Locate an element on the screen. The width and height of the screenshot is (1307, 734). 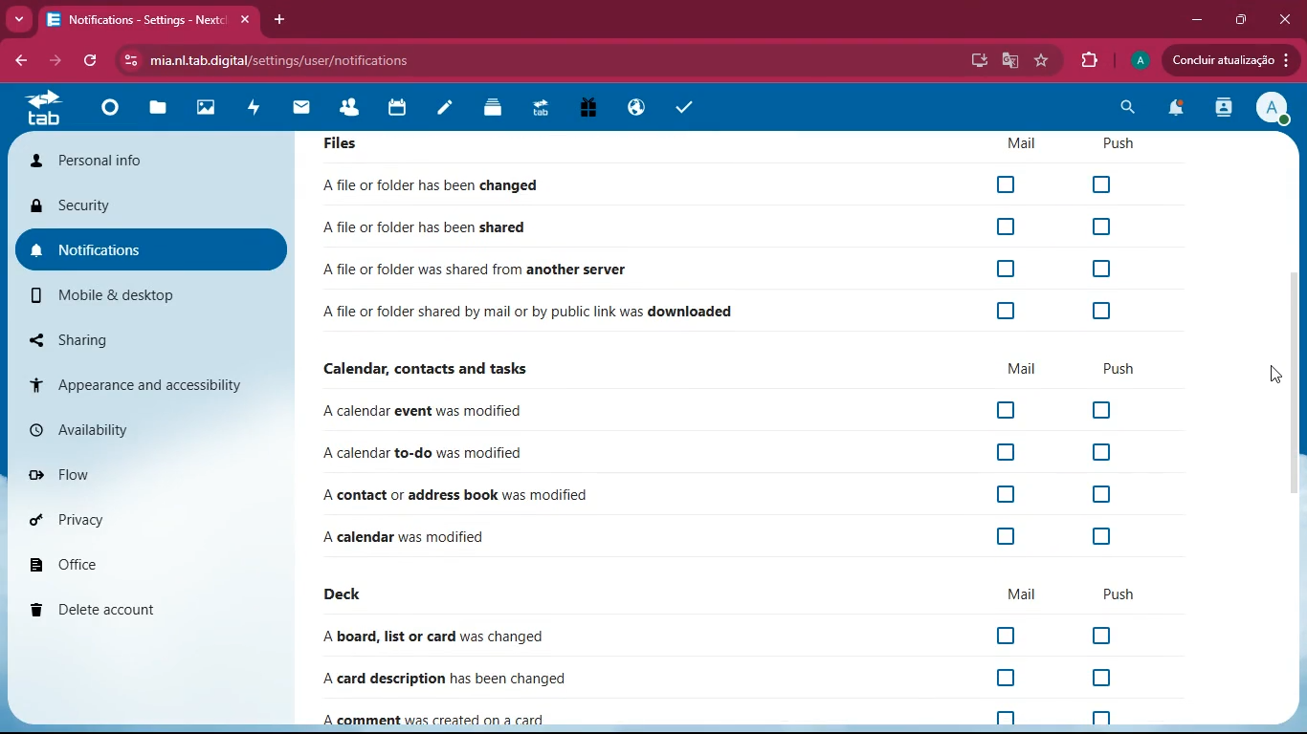
Checkbox is located at coordinates (1004, 313).